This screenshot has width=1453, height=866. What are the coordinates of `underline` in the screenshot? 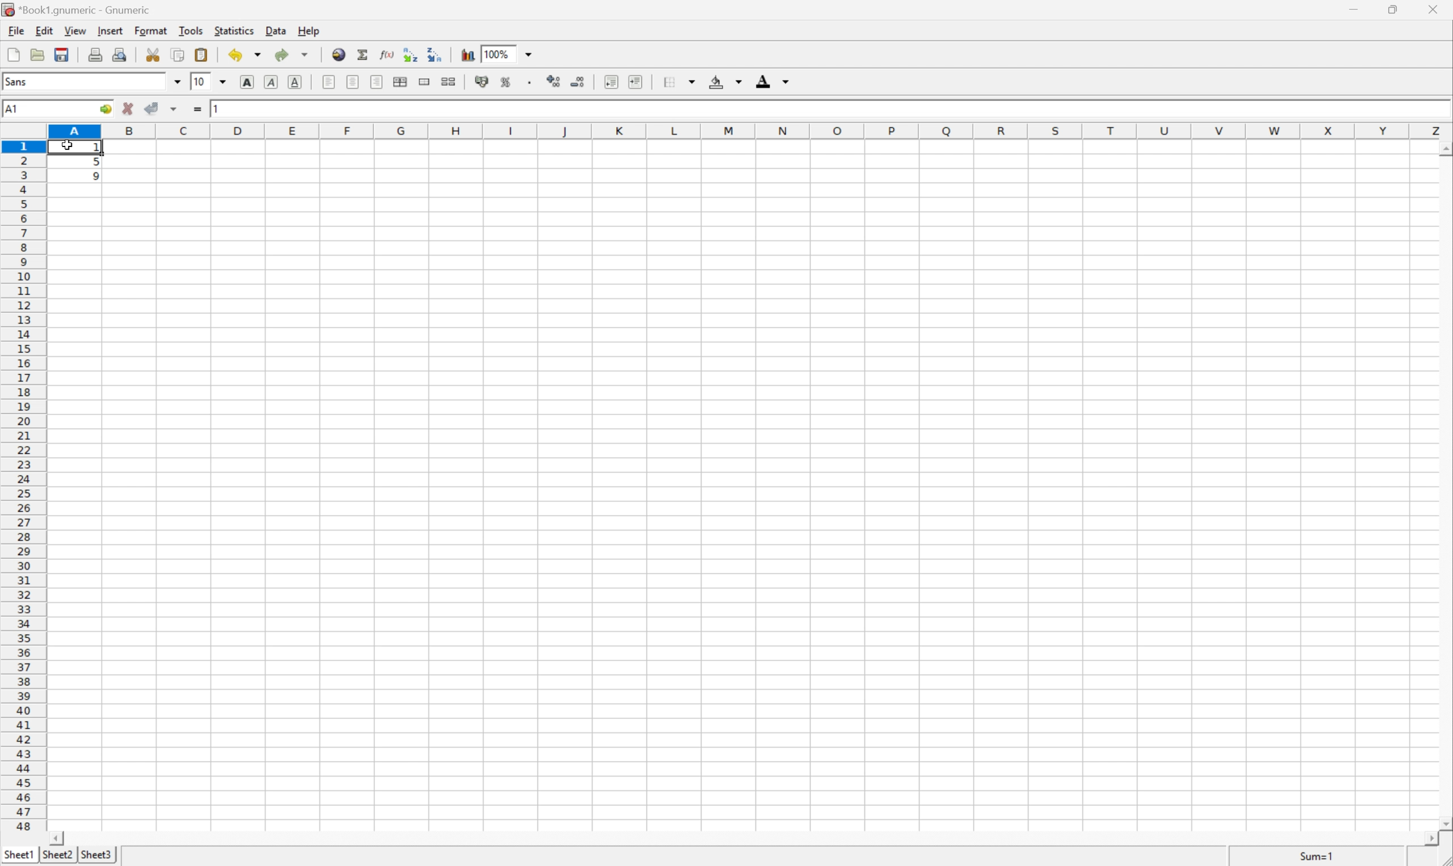 It's located at (297, 82).